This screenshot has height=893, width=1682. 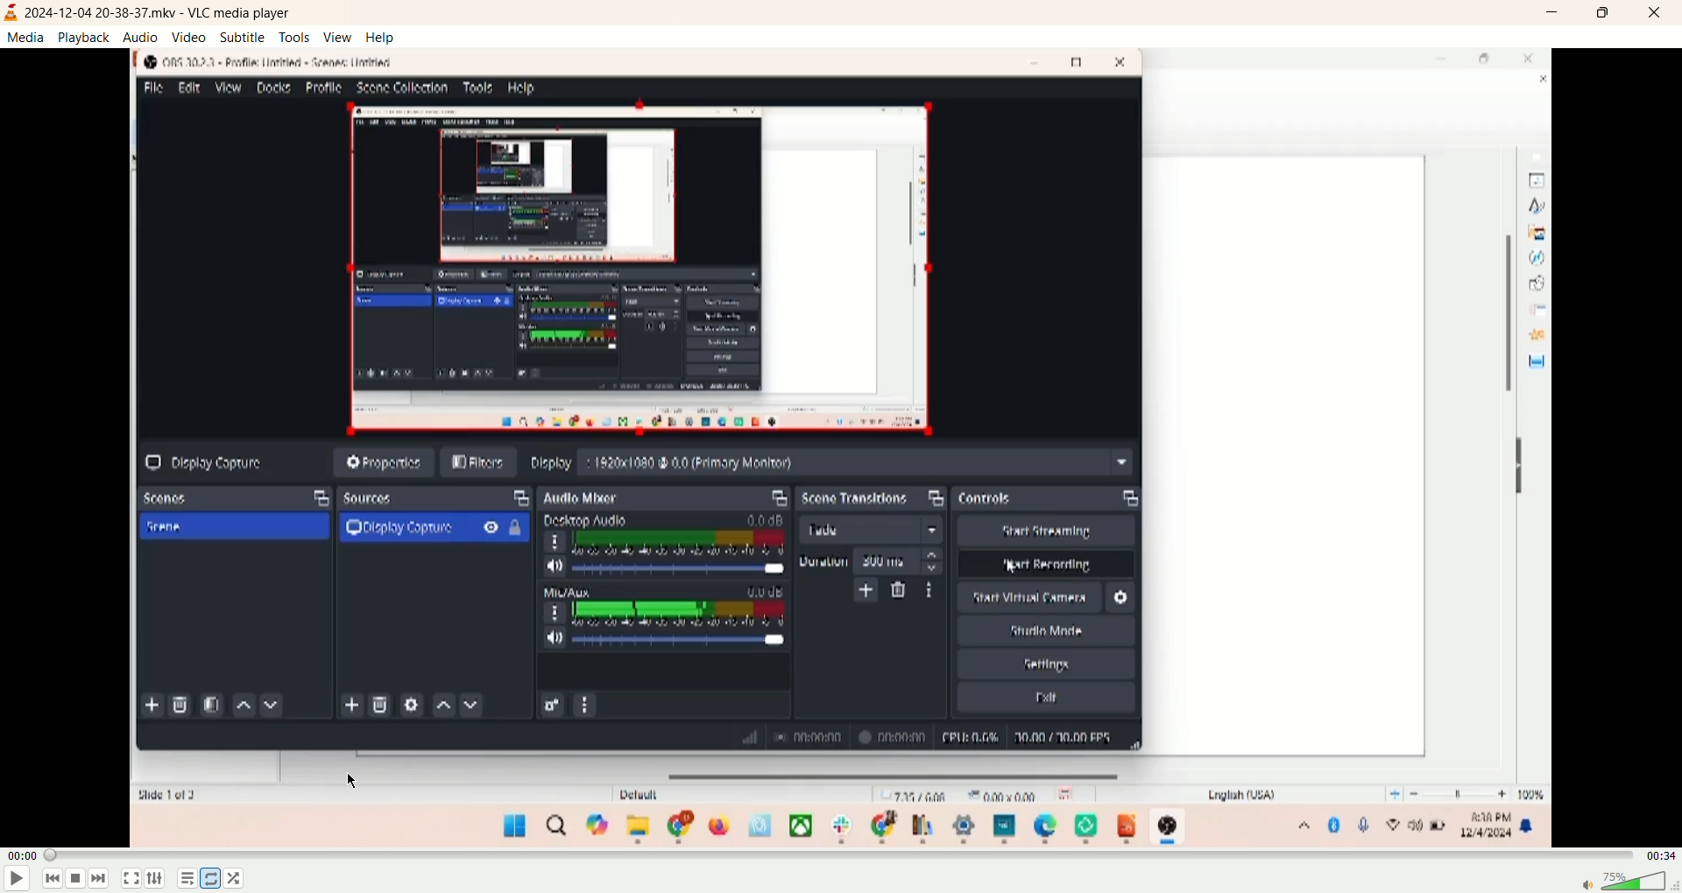 What do you see at coordinates (189, 36) in the screenshot?
I see `video` at bounding box center [189, 36].